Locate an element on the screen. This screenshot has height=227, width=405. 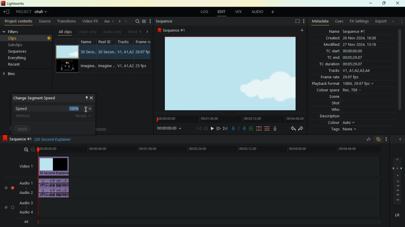
menu is located at coordinates (144, 22).